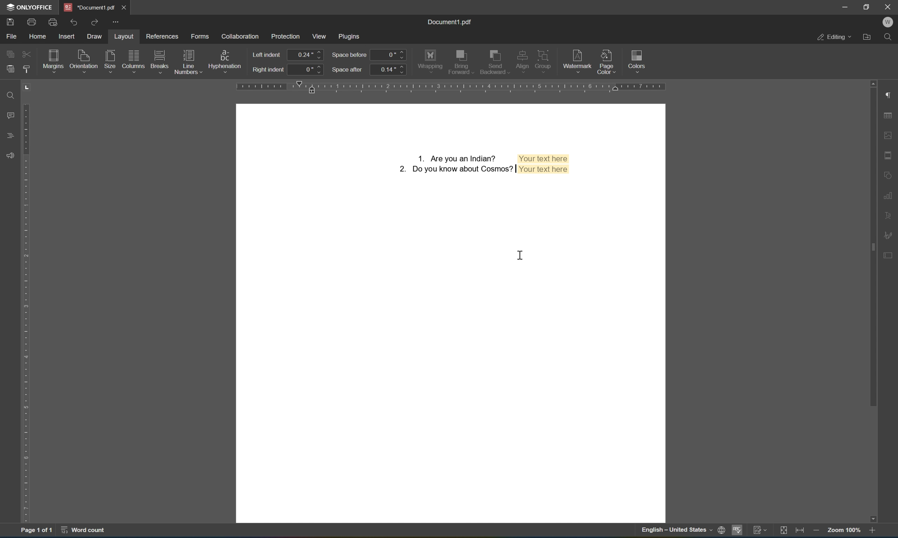  What do you see at coordinates (887, 7) in the screenshot?
I see `close` at bounding box center [887, 7].